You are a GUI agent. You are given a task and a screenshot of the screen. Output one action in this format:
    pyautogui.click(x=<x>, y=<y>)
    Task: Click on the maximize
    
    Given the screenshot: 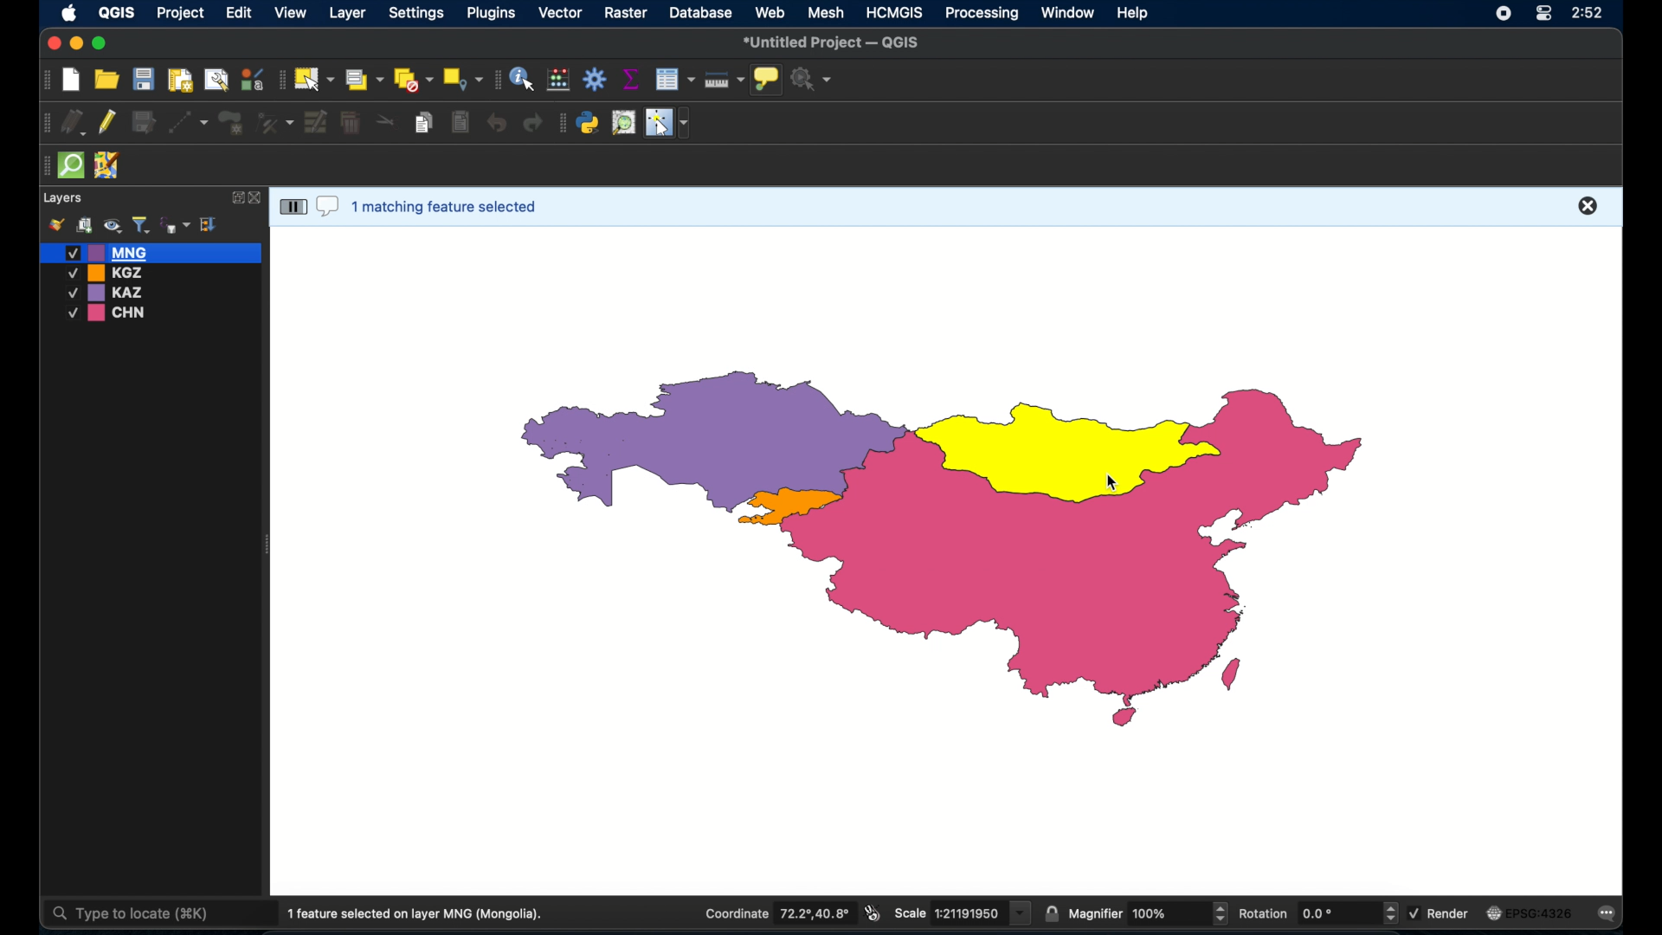 What is the action you would take?
    pyautogui.click(x=100, y=44)
    